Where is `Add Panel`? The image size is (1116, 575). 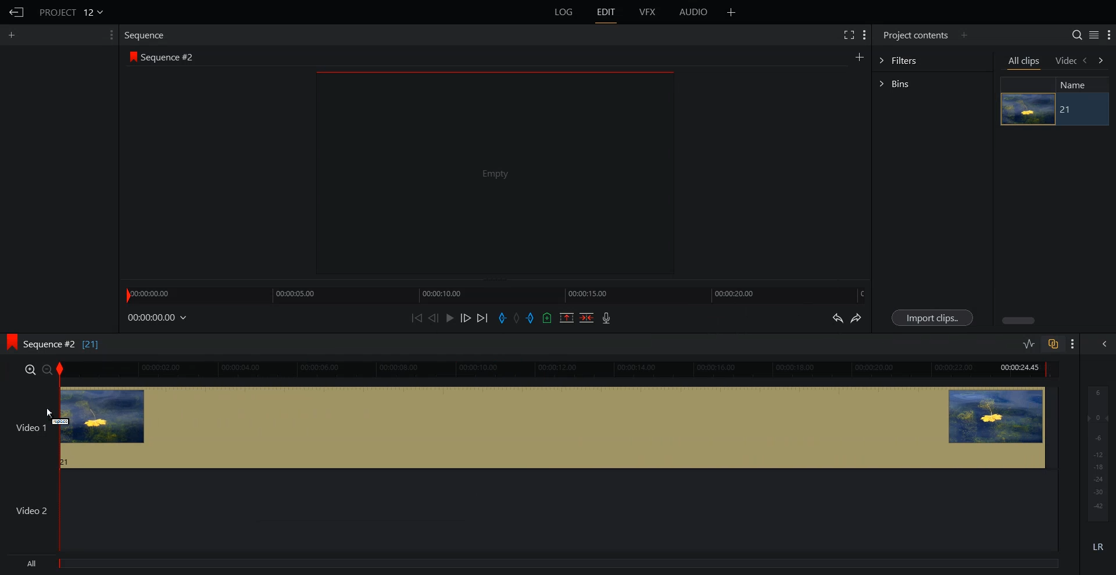 Add Panel is located at coordinates (965, 35).